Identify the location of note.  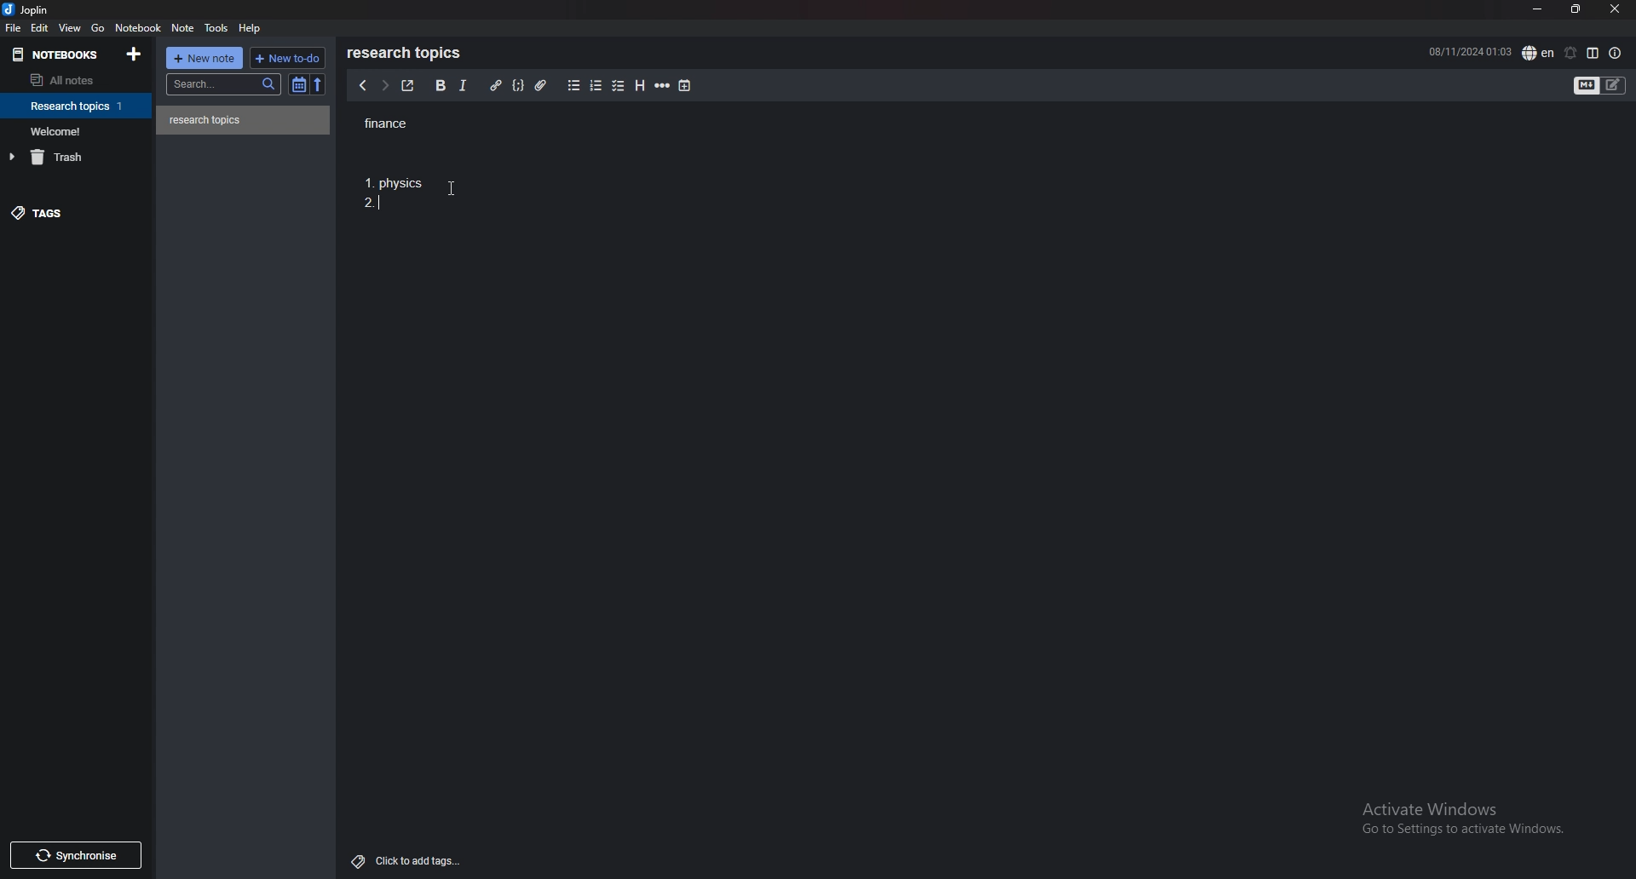
(244, 120).